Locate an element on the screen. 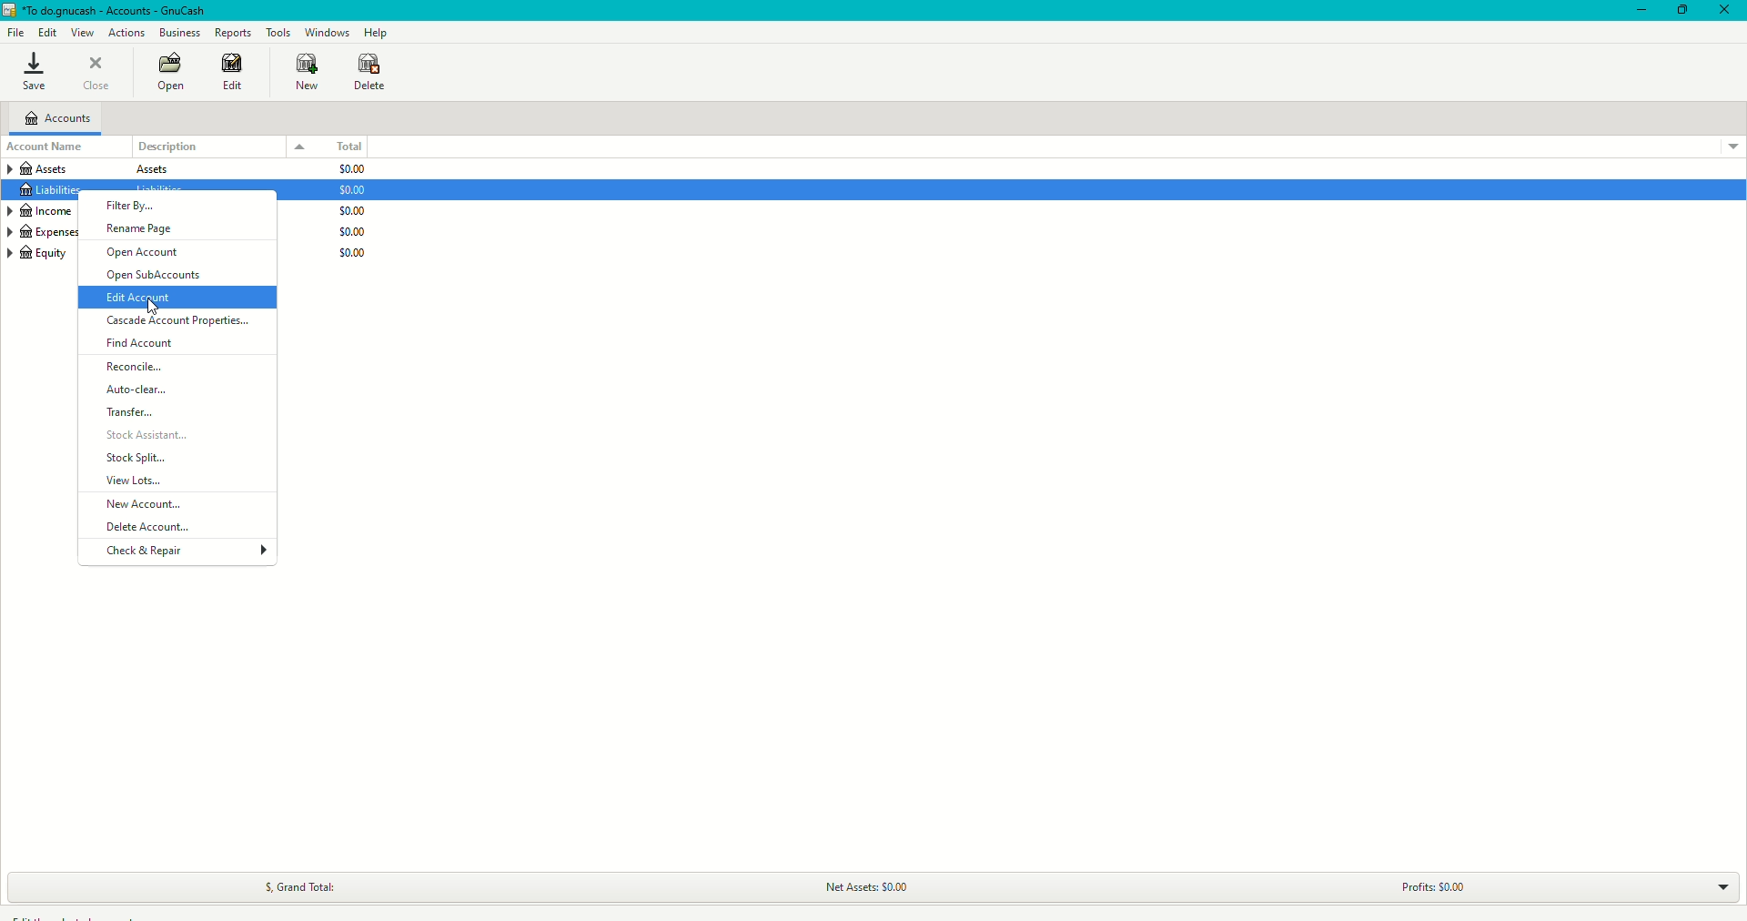 The image size is (1747, 921). Reconcile is located at coordinates (136, 368).